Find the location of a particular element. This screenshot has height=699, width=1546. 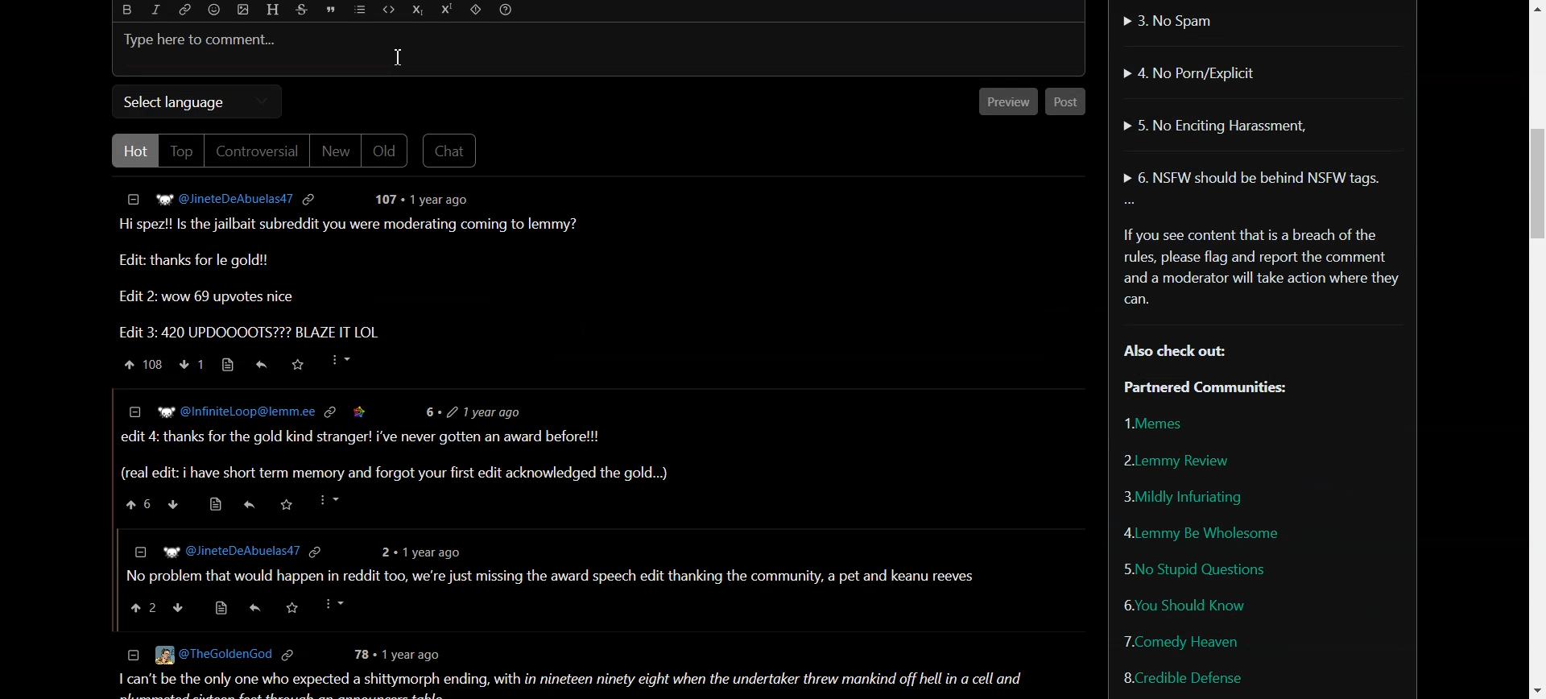

Edit: thanks for le gold!! is located at coordinates (188, 259).